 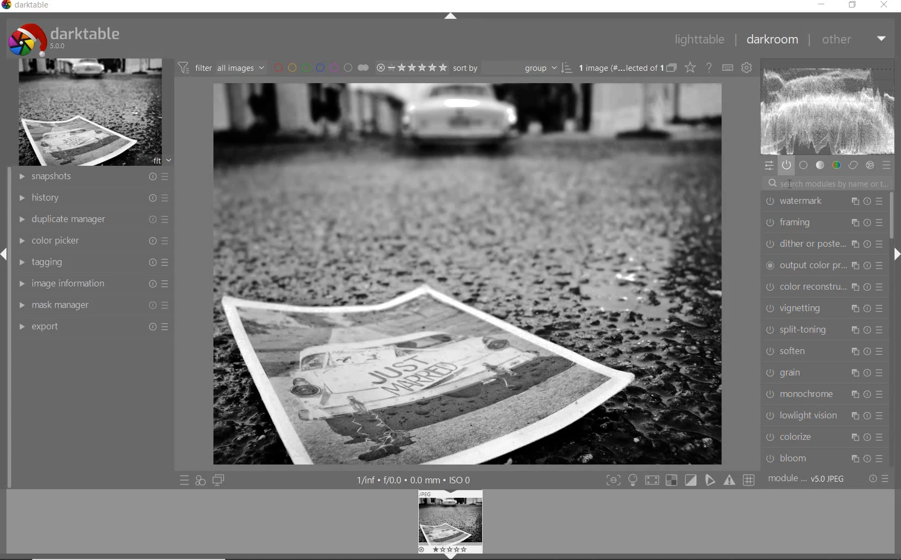 I want to click on show only active module, so click(x=787, y=166).